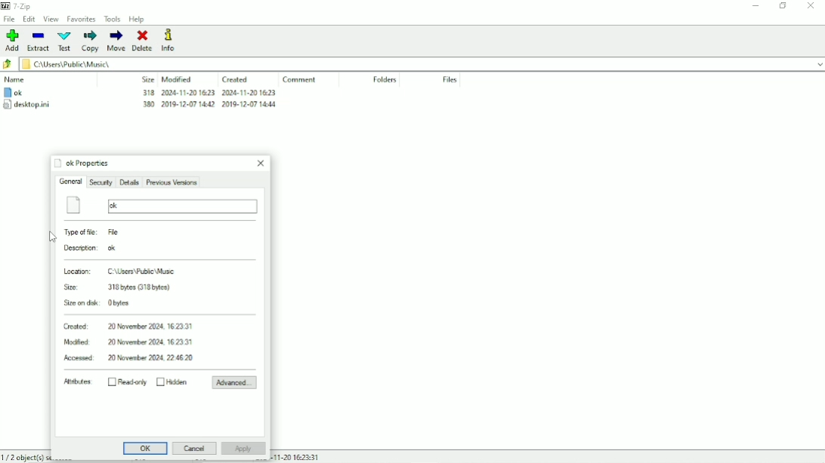 The width and height of the screenshot is (825, 463). I want to click on Favorites, so click(82, 18).